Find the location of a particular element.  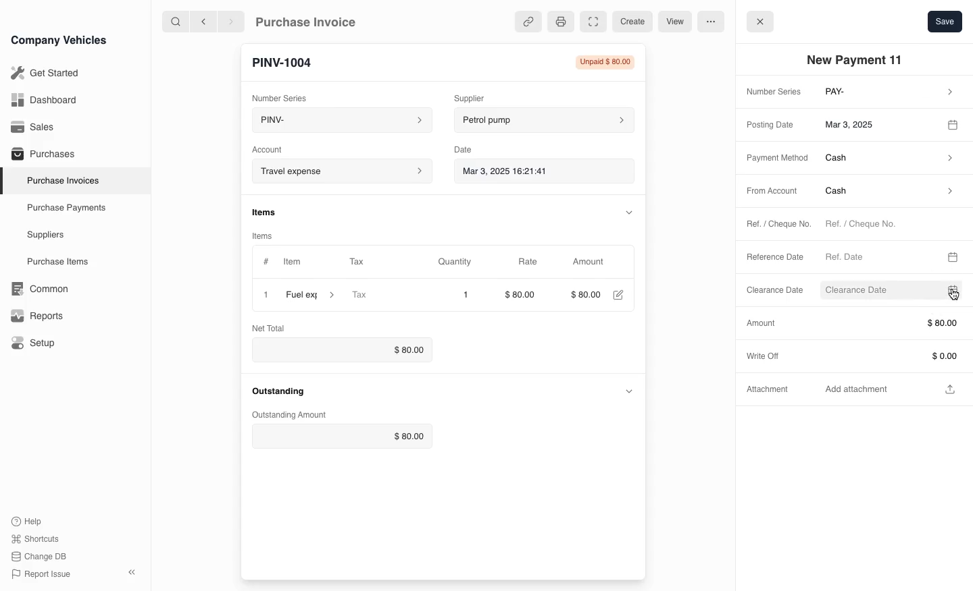

collapse is located at coordinates (626, 211).